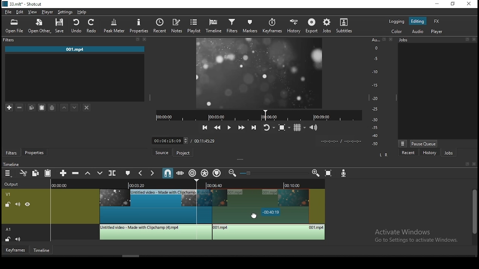 The width and height of the screenshot is (479, 269). Describe the element at coordinates (9, 239) in the screenshot. I see `(un)lock` at that location.